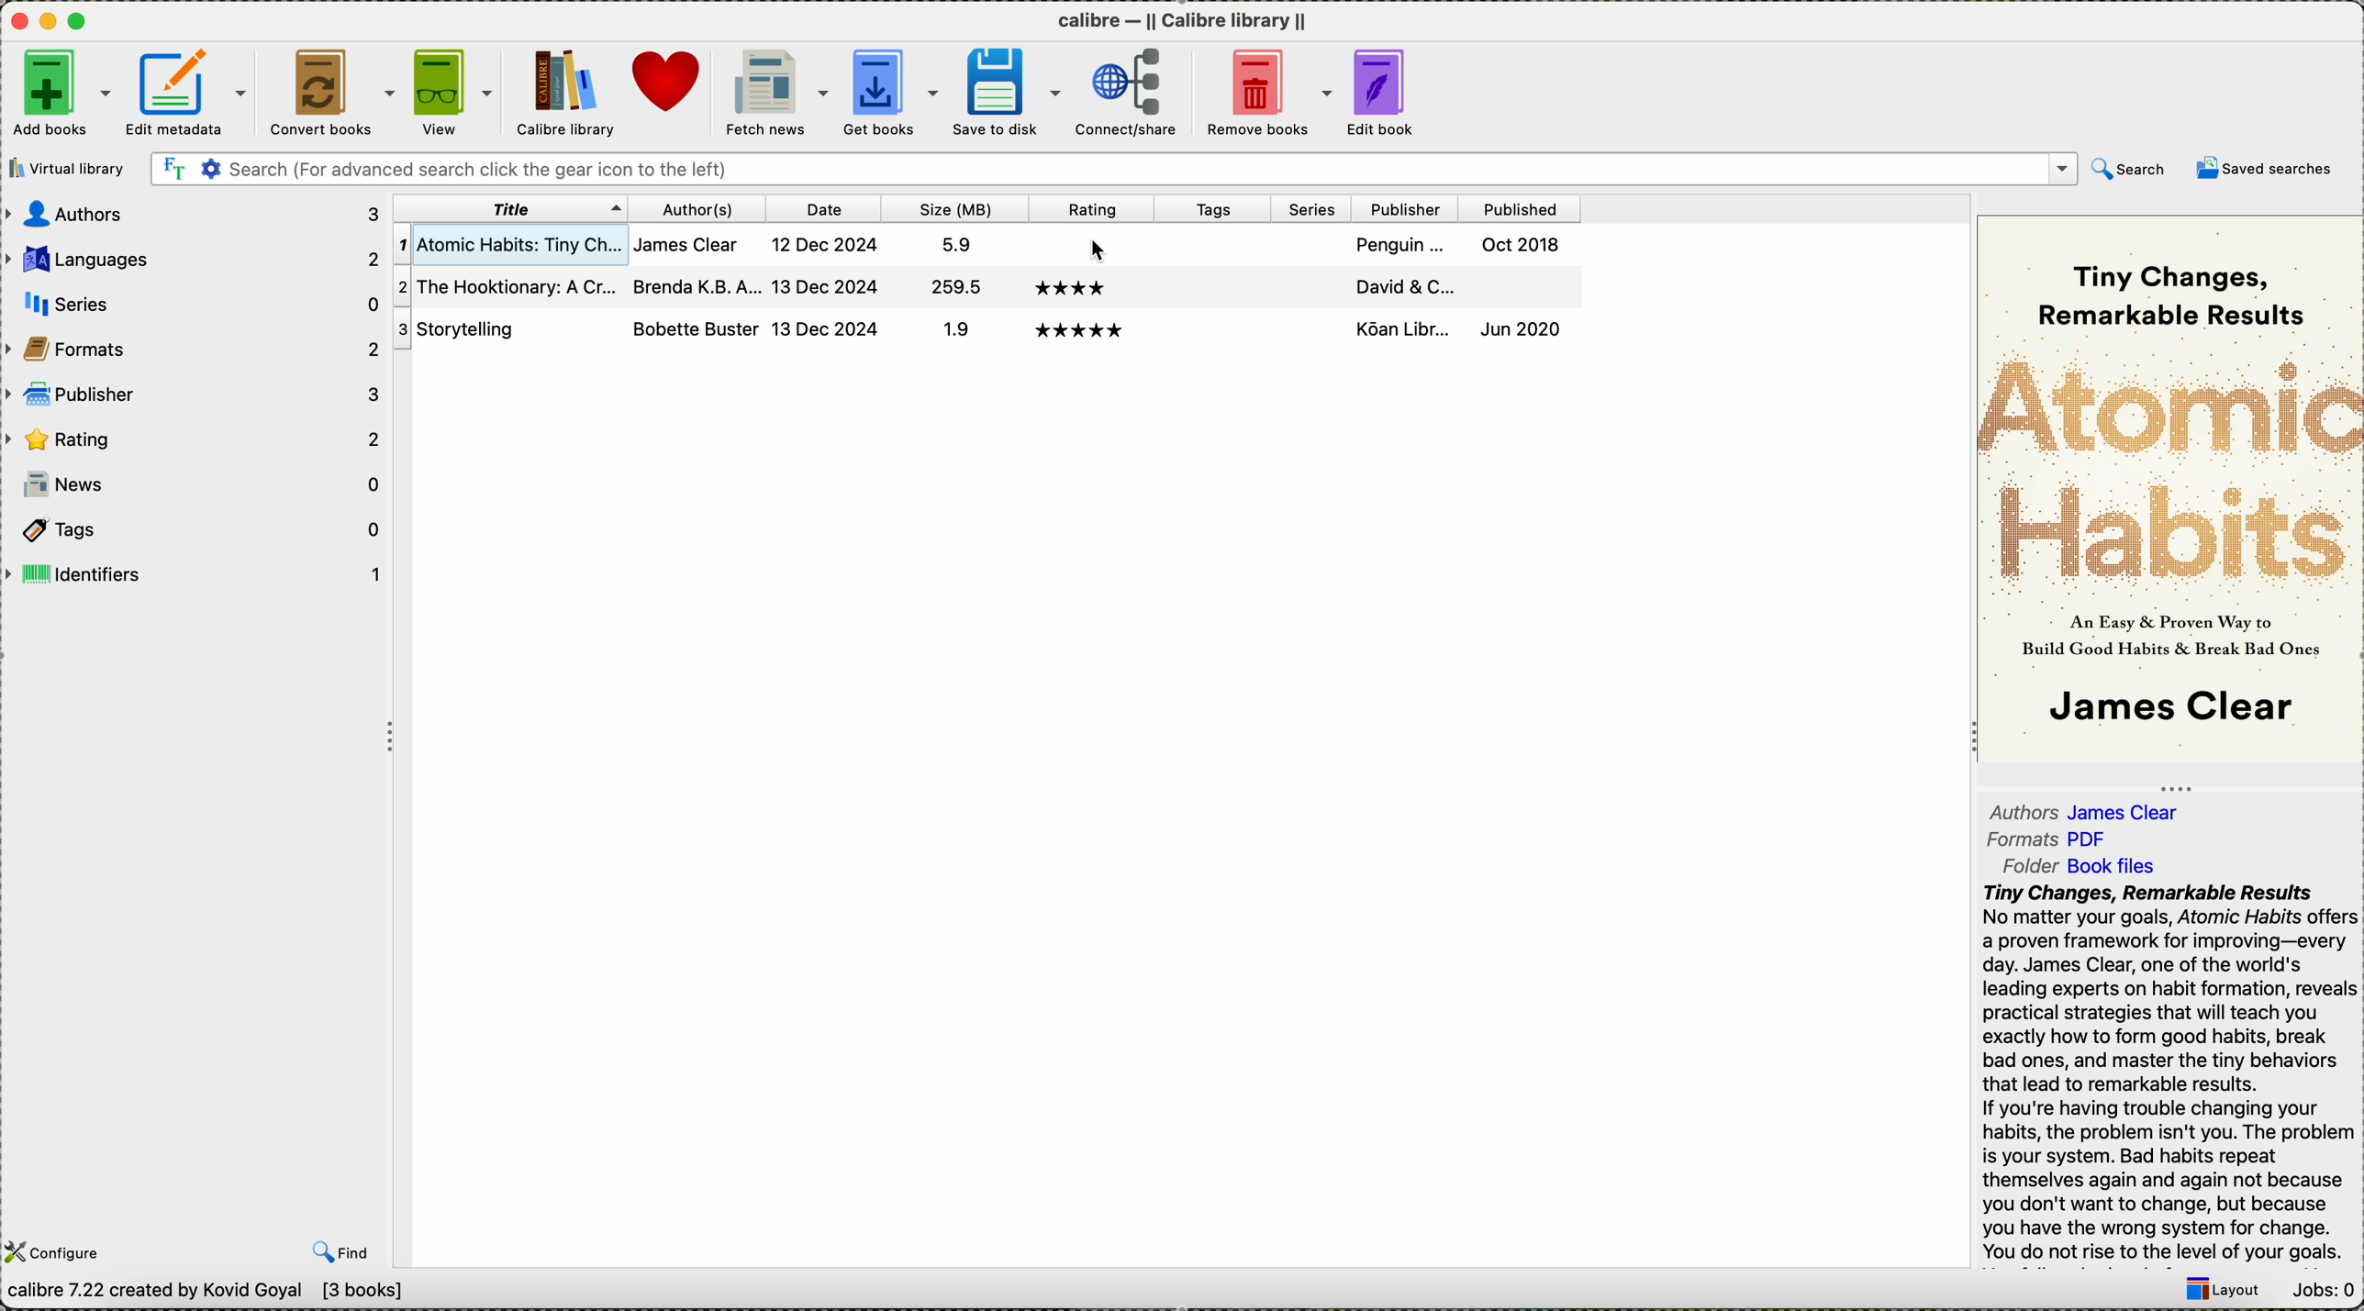  What do you see at coordinates (2167, 710) in the screenshot?
I see `James Clear` at bounding box center [2167, 710].